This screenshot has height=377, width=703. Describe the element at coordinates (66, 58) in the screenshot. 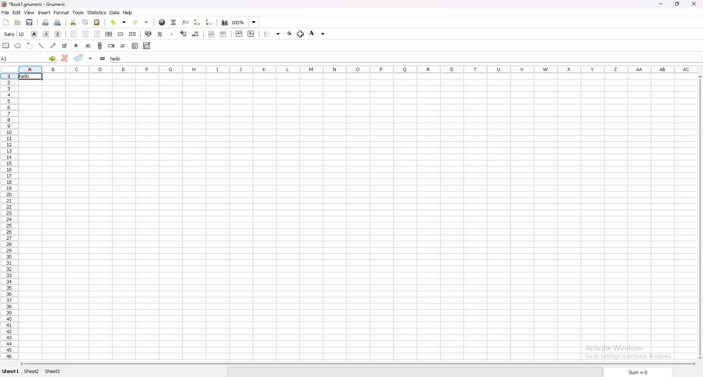

I see `cancel change` at that location.